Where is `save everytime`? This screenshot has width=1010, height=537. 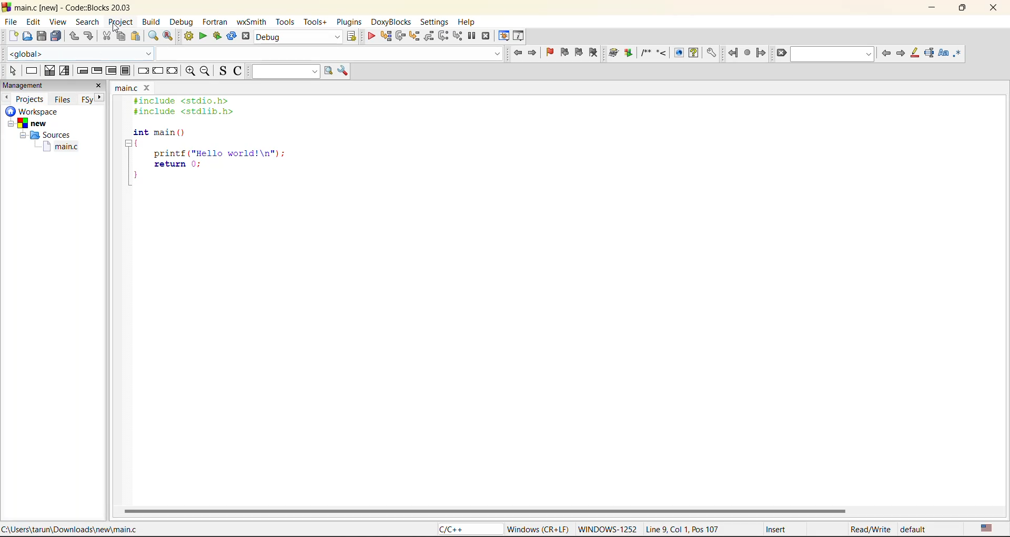
save everytime is located at coordinates (56, 36).